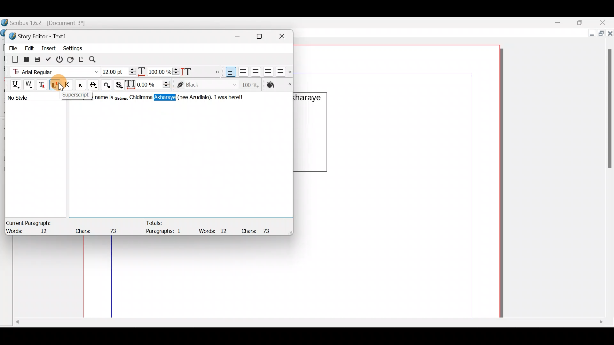 The height and width of the screenshot is (345, 614). I want to click on Strike out, so click(95, 85).